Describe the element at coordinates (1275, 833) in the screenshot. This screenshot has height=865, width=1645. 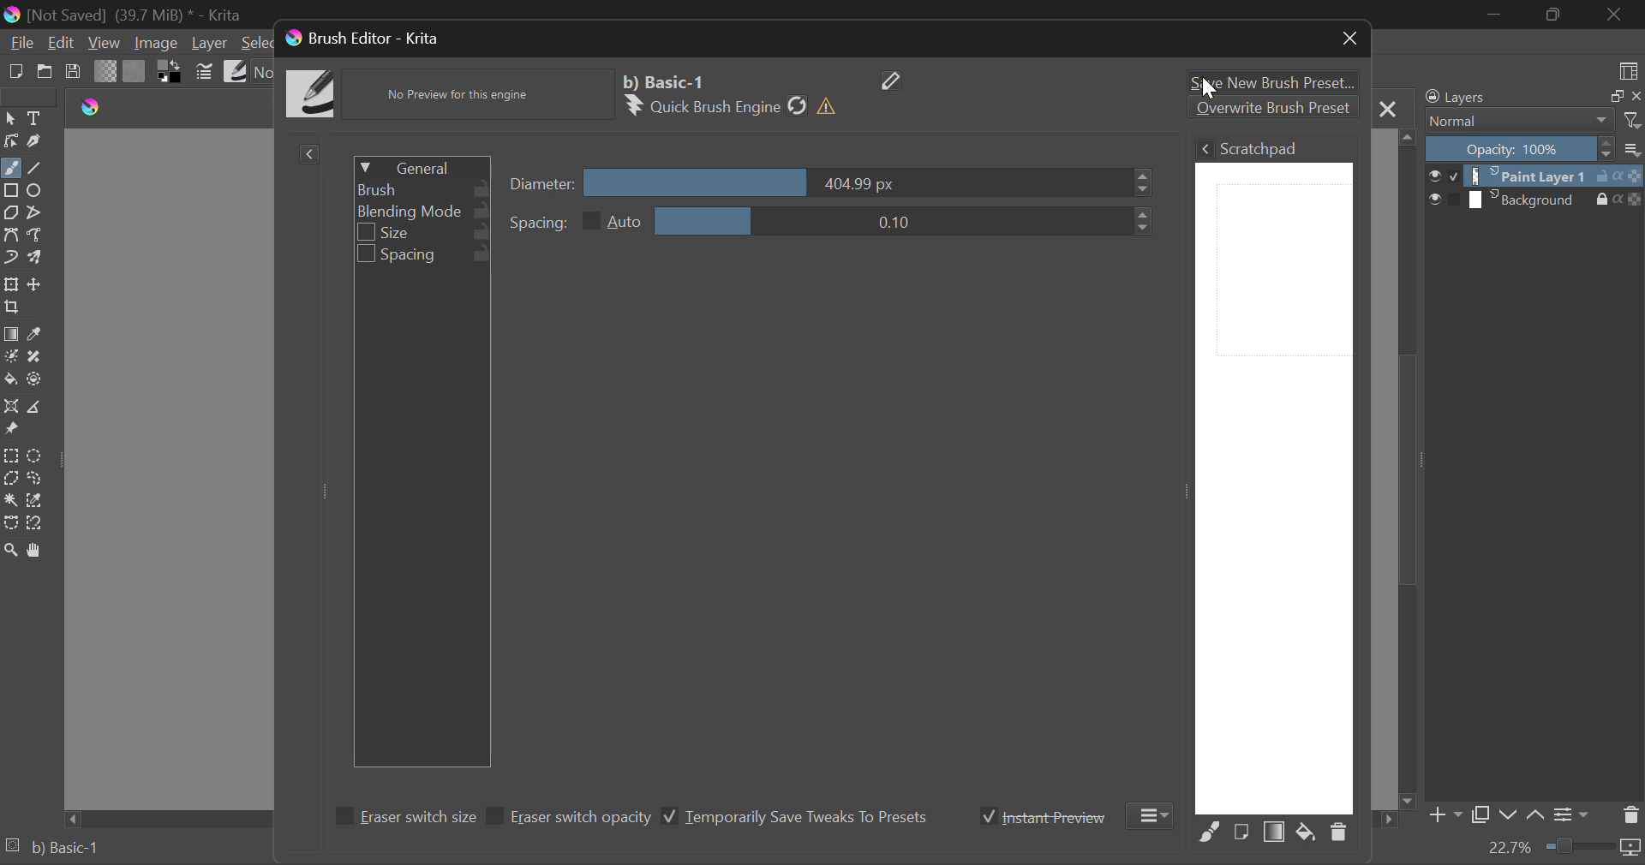
I see `Fill Area with Gradient` at that location.